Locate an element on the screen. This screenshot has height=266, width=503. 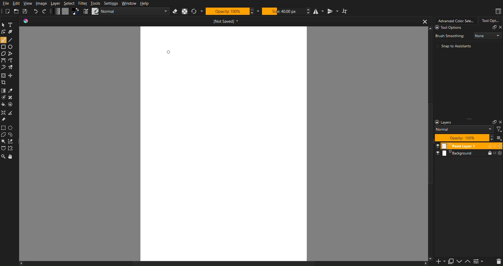
Work Space is located at coordinates (224, 142).